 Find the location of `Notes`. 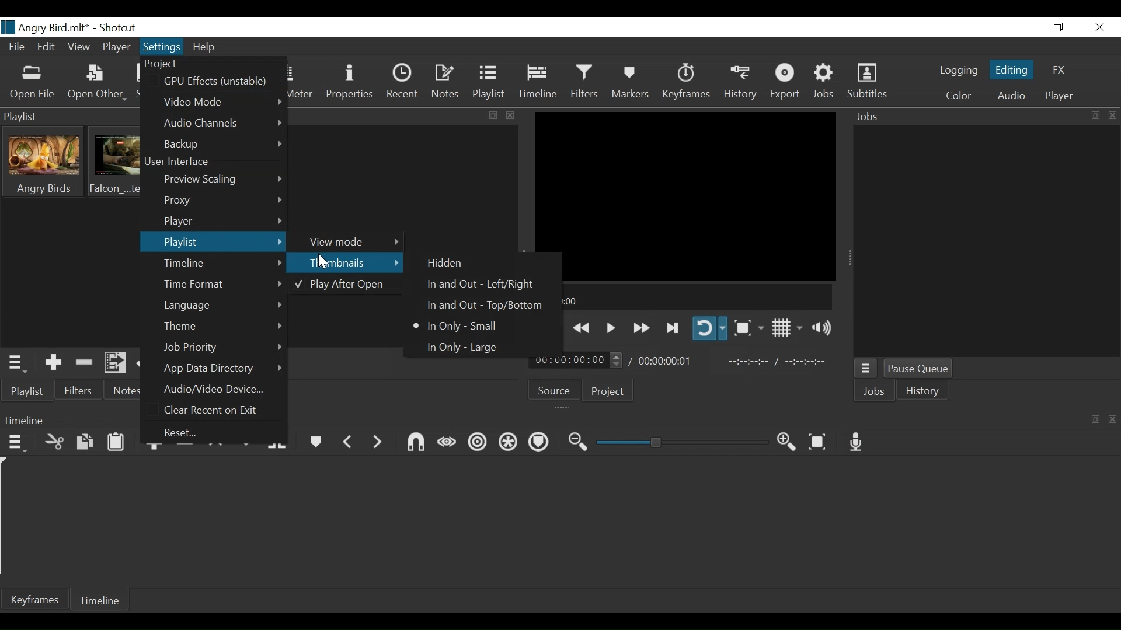

Notes is located at coordinates (444, 83).